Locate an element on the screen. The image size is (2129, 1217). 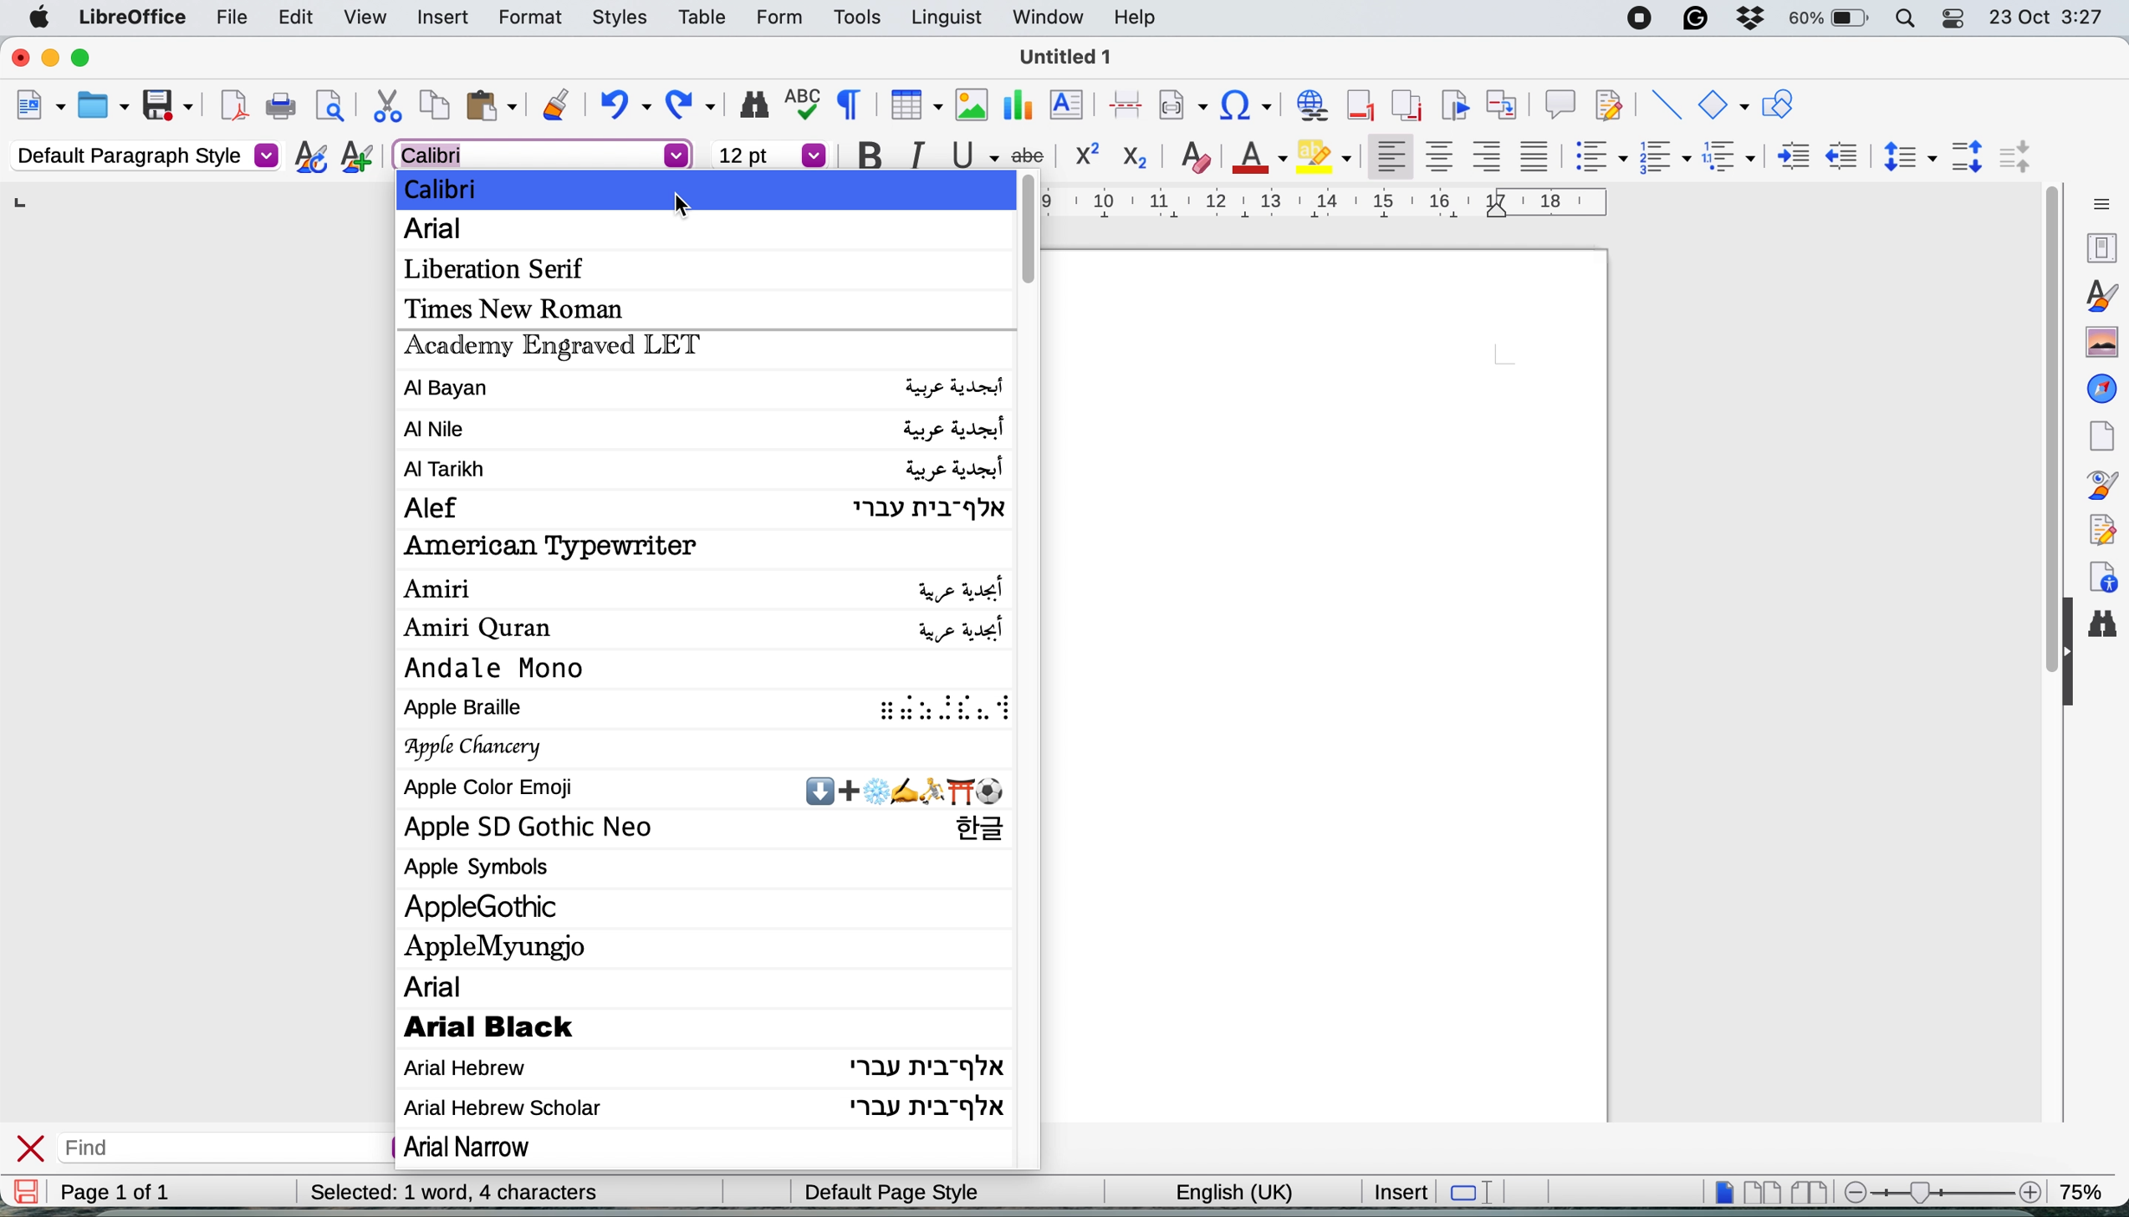
show draw function is located at coordinates (1777, 105).